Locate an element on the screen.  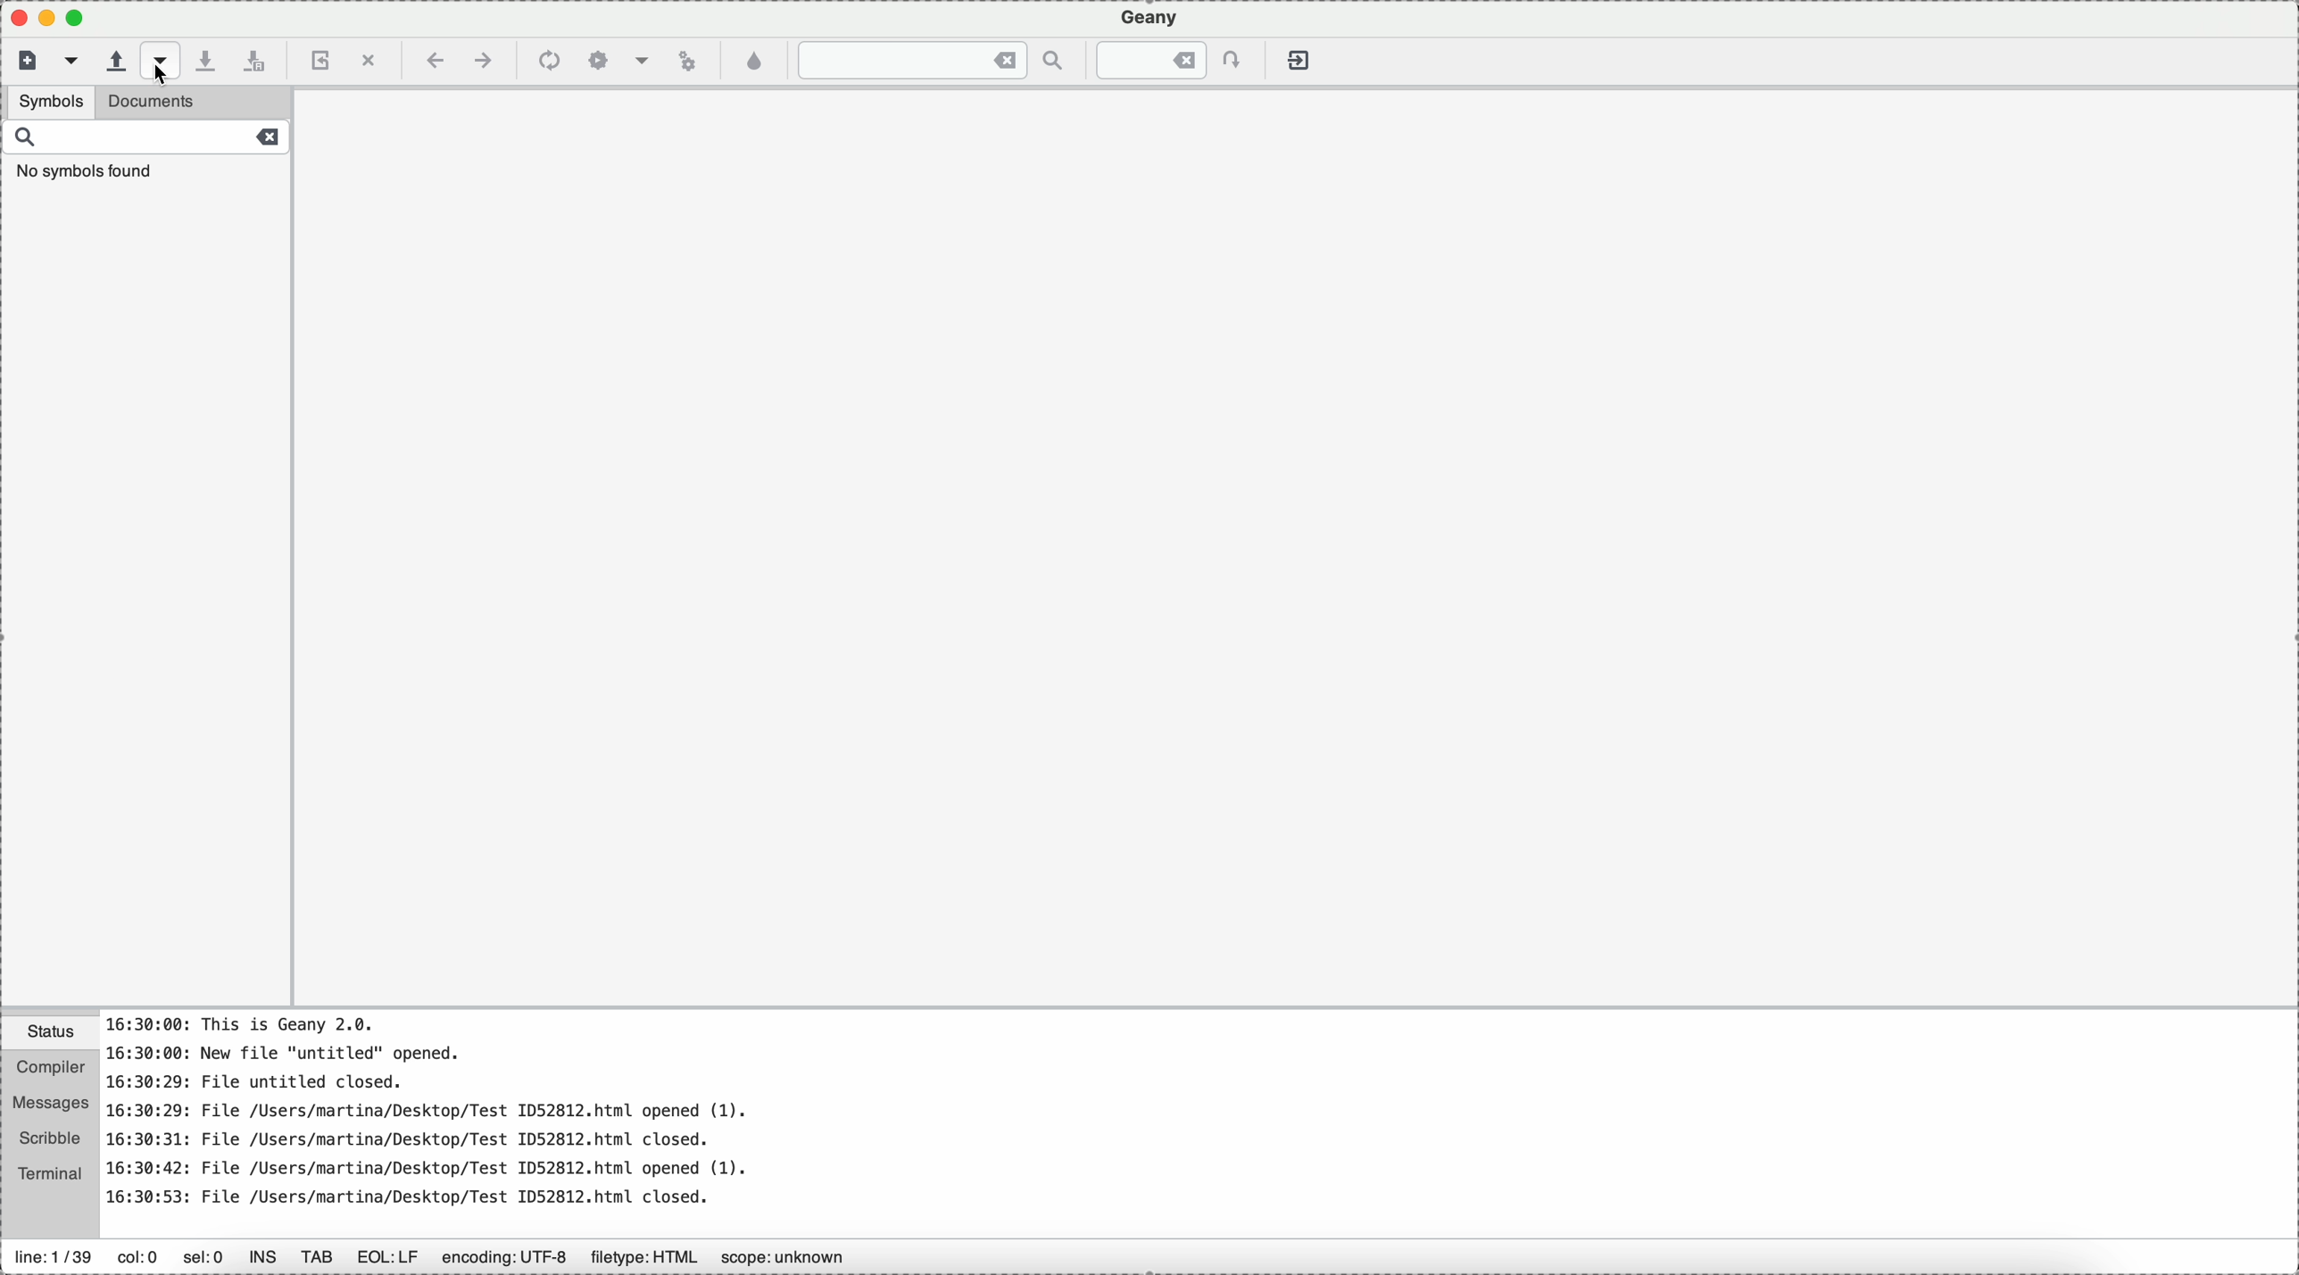
workspace is located at coordinates (1305, 560).